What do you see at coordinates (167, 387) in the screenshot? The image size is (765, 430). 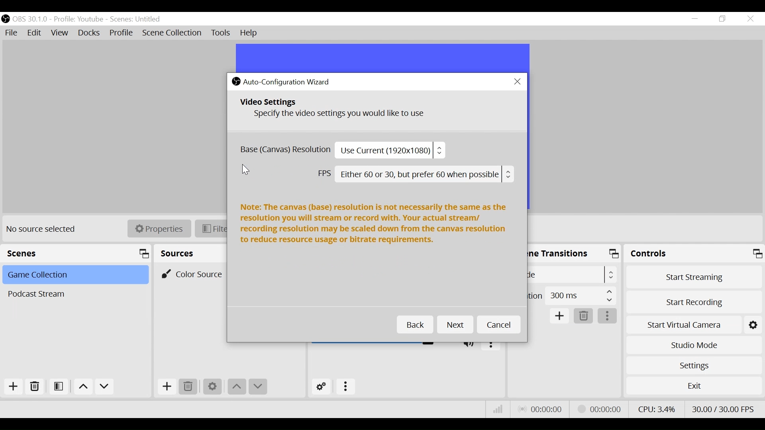 I see `Add ` at bounding box center [167, 387].